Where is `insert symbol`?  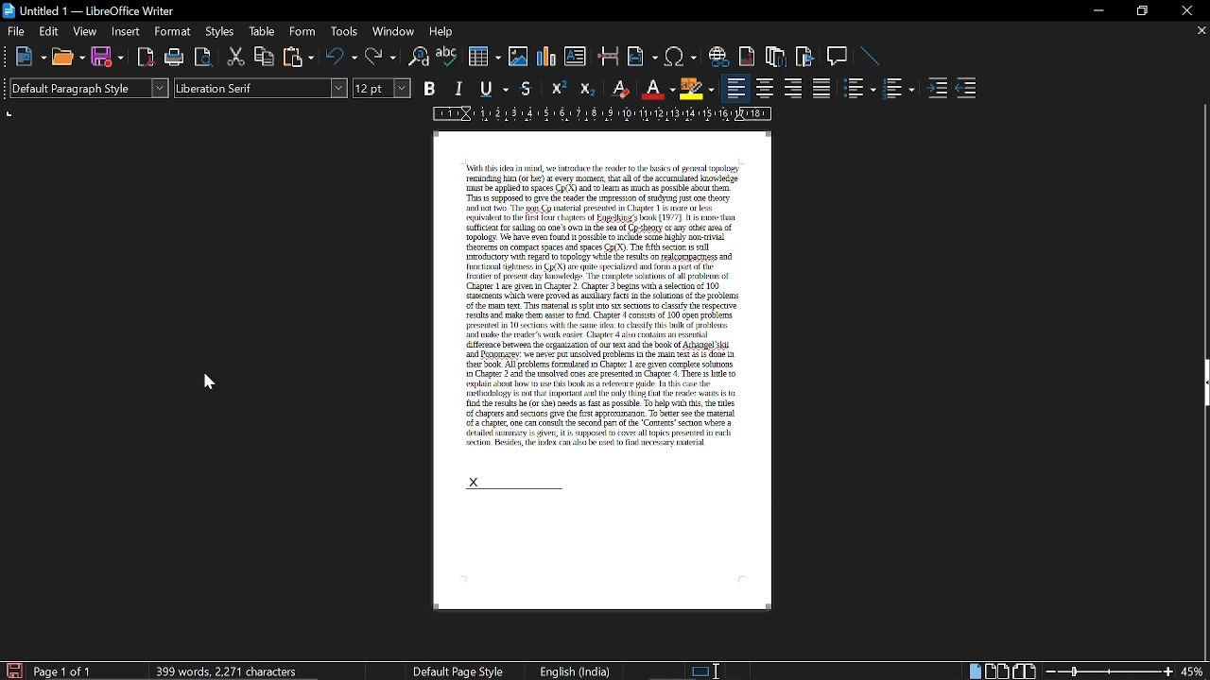
insert symbol is located at coordinates (679, 57).